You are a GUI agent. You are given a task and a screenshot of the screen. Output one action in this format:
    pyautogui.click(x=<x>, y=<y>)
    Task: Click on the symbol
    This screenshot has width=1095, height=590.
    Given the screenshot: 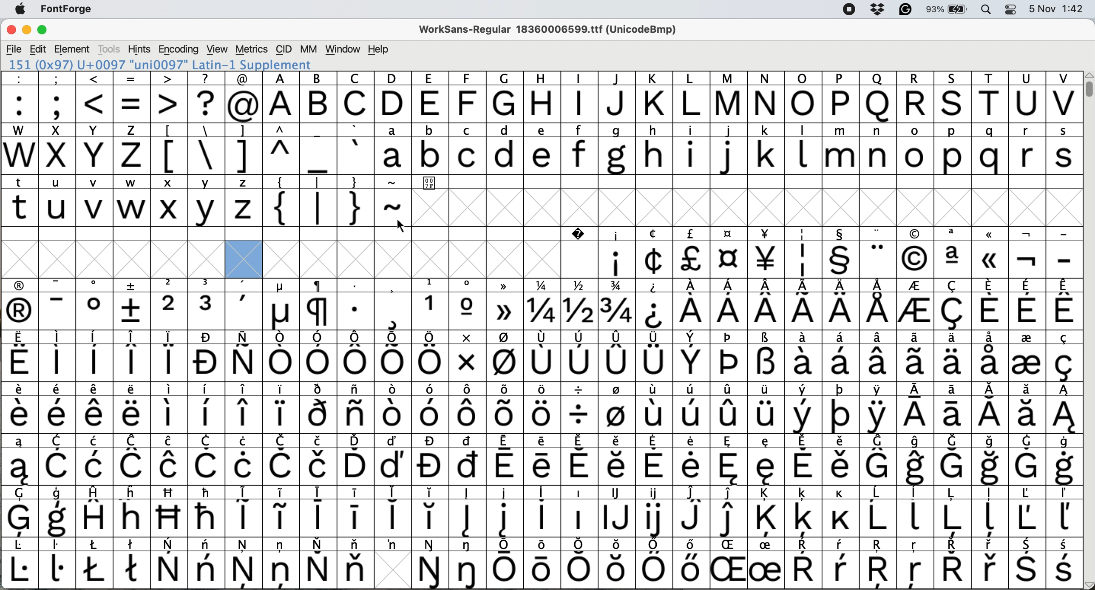 What is the action you would take?
    pyautogui.click(x=545, y=562)
    